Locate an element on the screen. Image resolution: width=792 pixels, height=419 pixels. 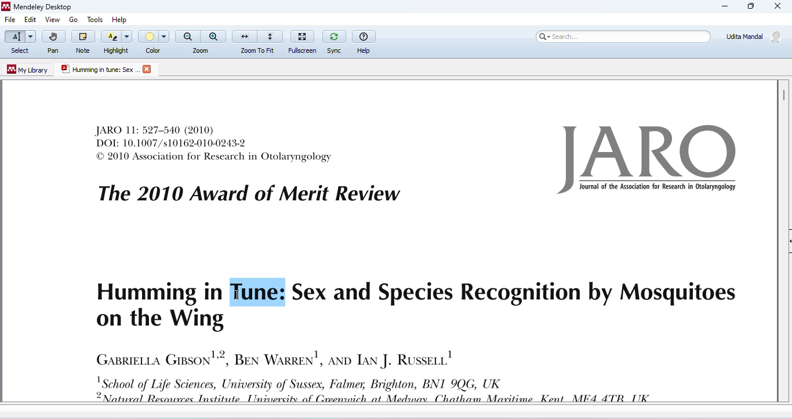
zoom to fit is located at coordinates (258, 41).